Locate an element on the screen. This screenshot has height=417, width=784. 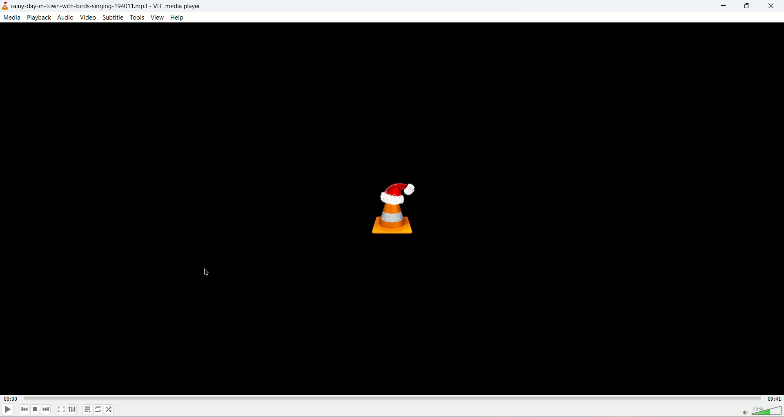
mouse cursor is located at coordinates (207, 273).